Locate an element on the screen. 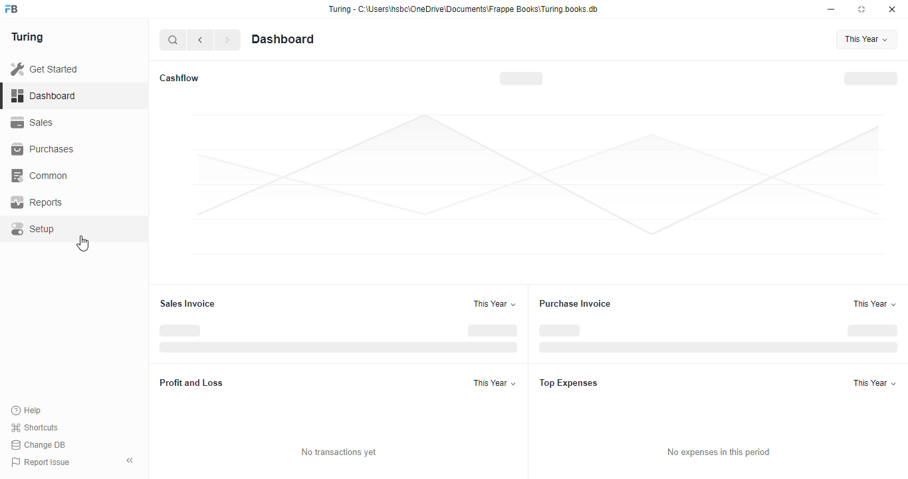 This screenshot has width=908, height=479. this year is located at coordinates (867, 39).